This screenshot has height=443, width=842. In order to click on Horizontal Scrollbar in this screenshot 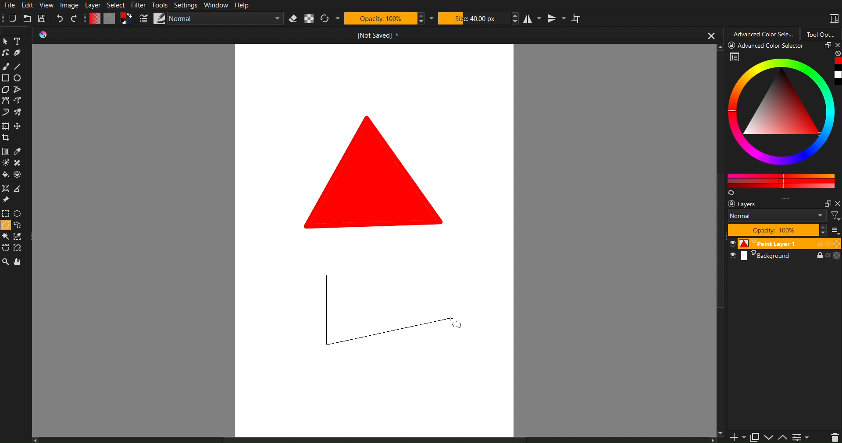, I will do `click(376, 439)`.